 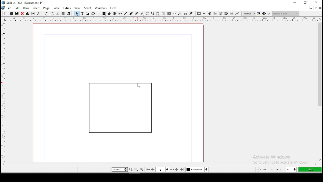 I want to click on spiral, so click(x=120, y=14).